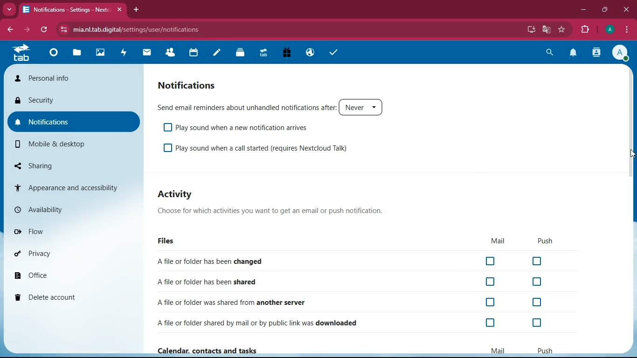 Image resolution: width=637 pixels, height=358 pixels. I want to click on layers, so click(240, 53).